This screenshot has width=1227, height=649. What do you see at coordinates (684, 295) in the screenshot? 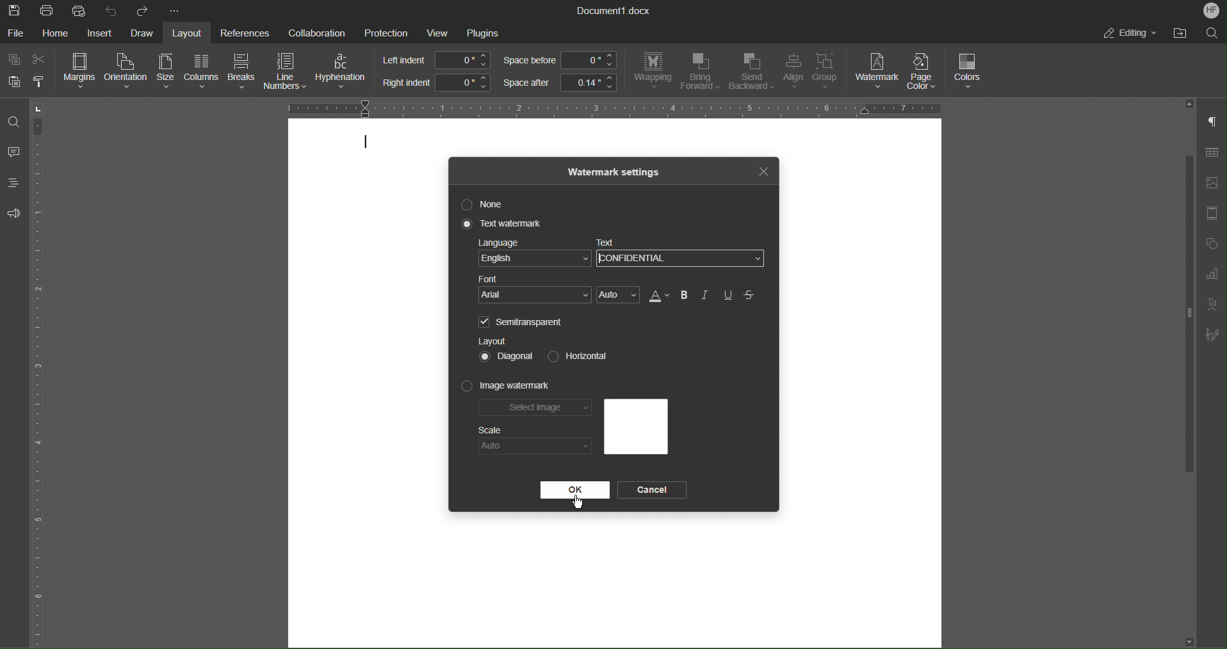
I see `Bold` at bounding box center [684, 295].